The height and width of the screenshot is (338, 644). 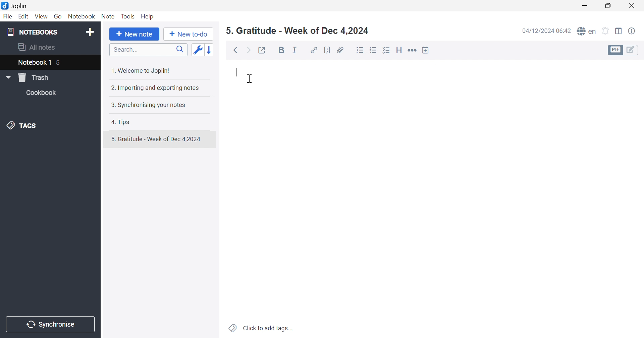 I want to click on Help, so click(x=148, y=16).